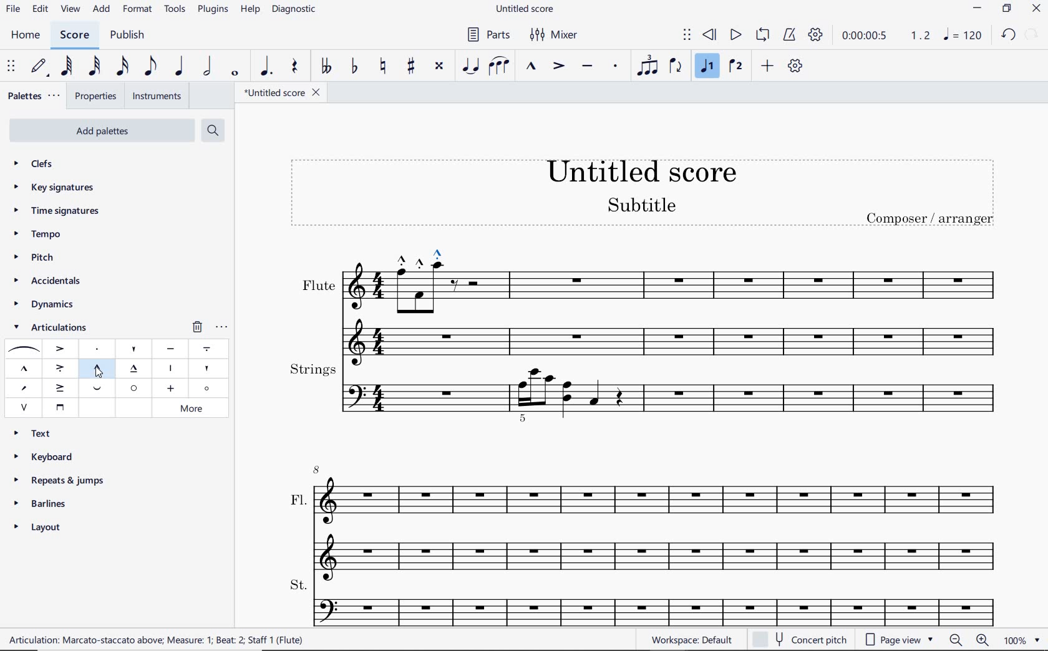 This screenshot has height=651, width=1048. Describe the element at coordinates (439, 66) in the screenshot. I see `TOGGLE DOUBLE-SHARP` at that location.